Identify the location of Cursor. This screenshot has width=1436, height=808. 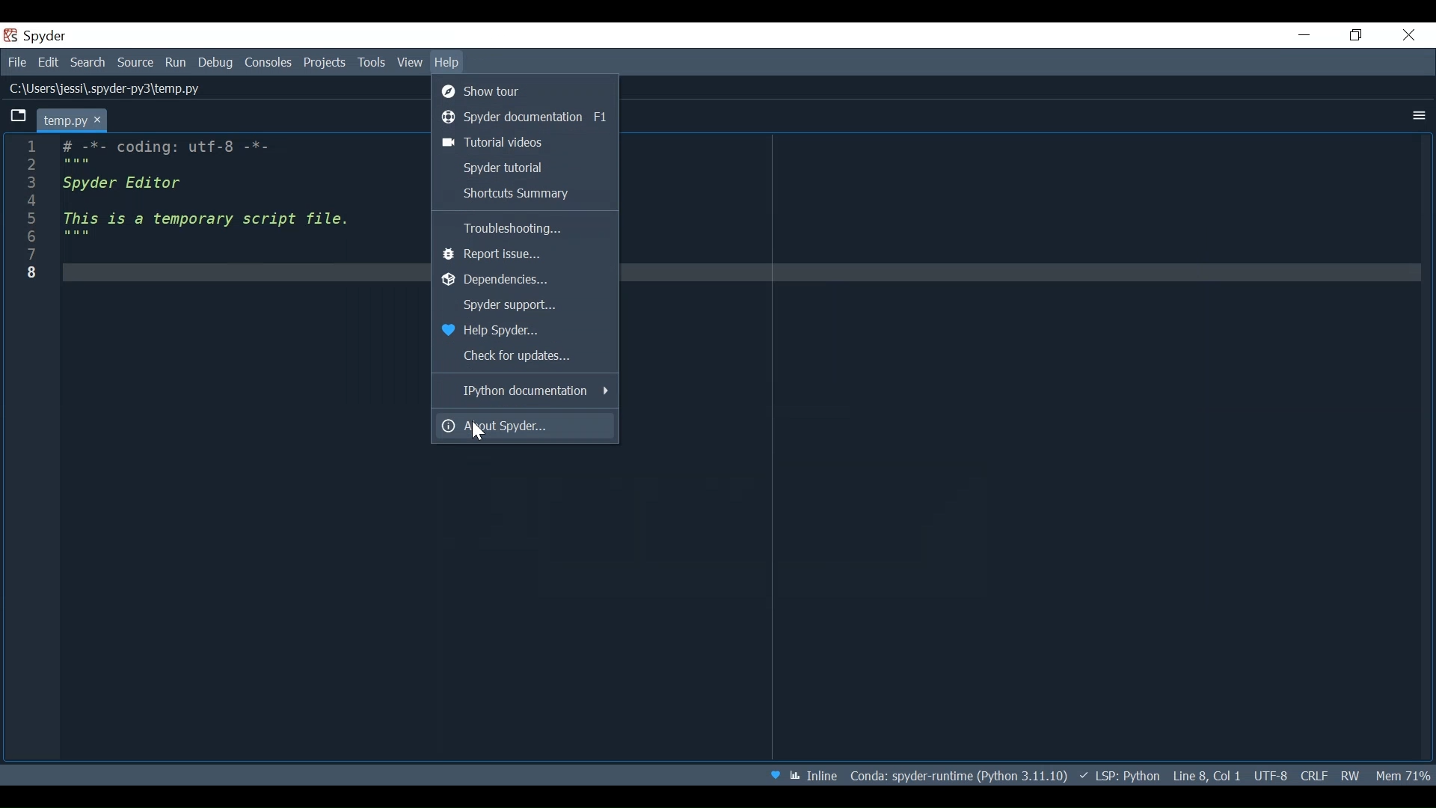
(477, 432).